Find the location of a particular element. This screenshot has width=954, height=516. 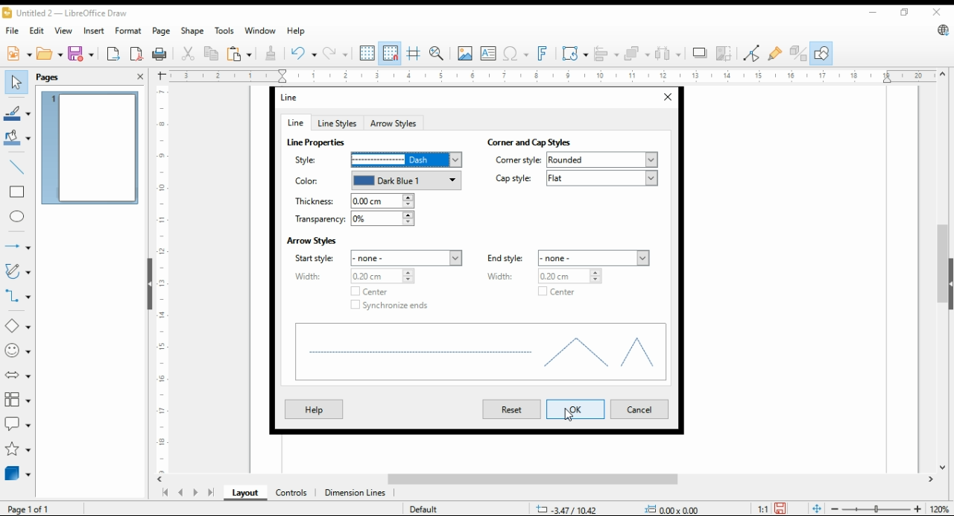

line is located at coordinates (294, 122).